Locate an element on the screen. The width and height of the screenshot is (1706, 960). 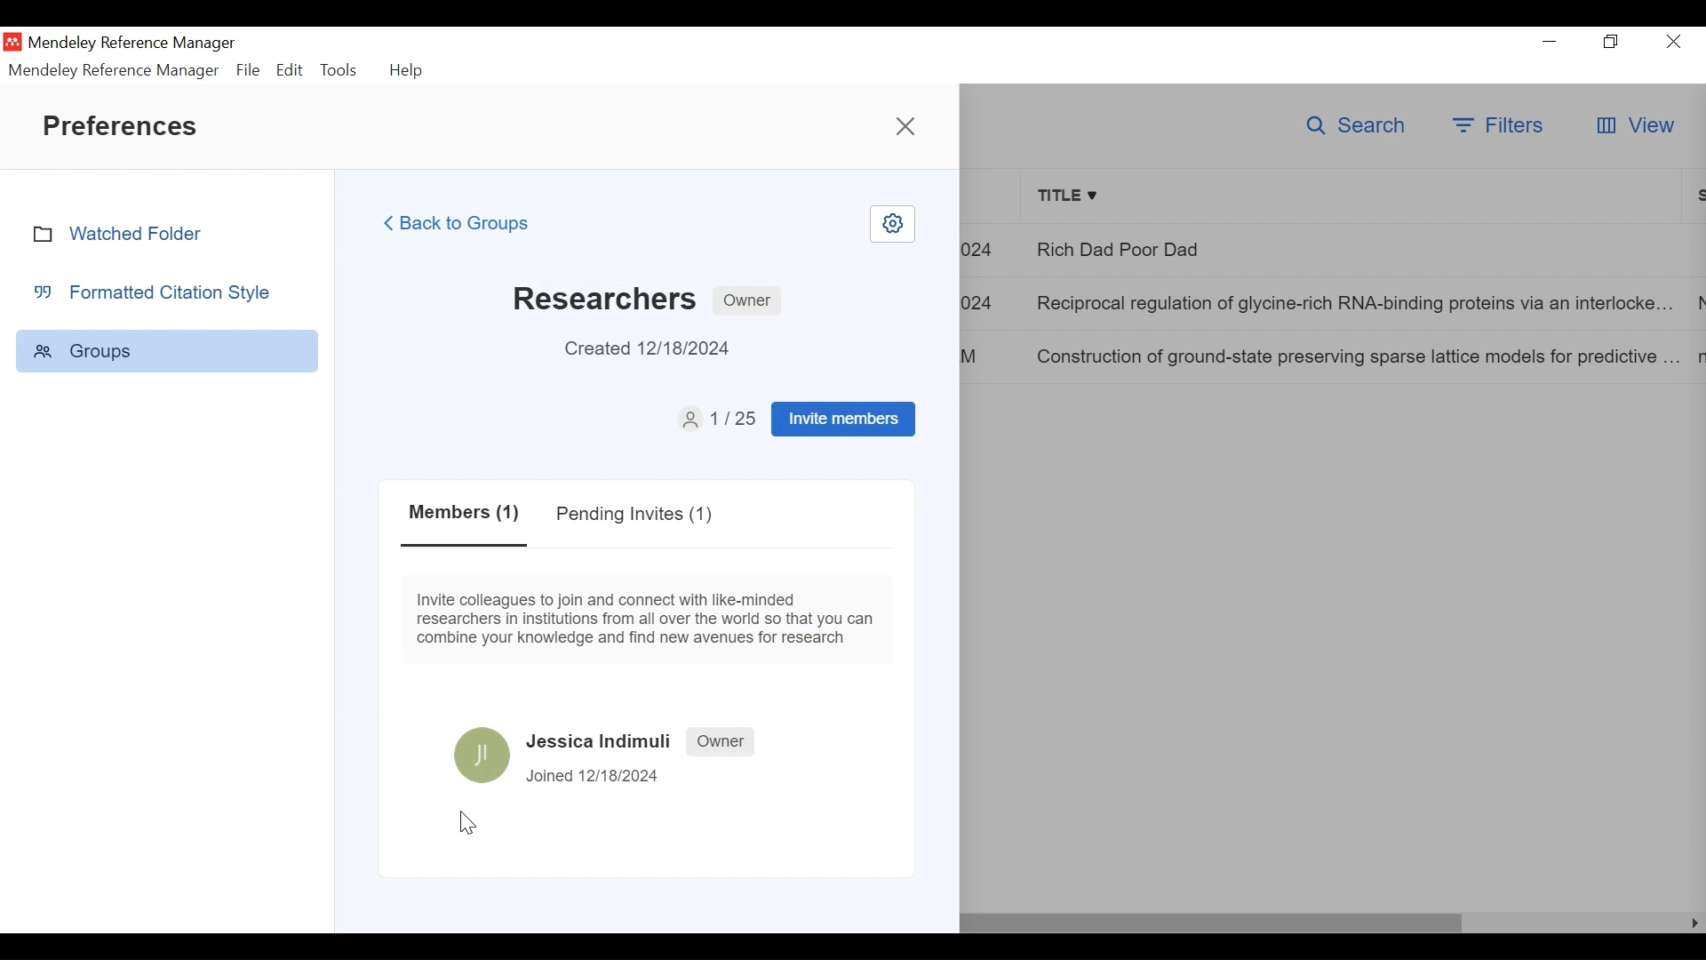
Jessica Indimuli is located at coordinates (601, 741).